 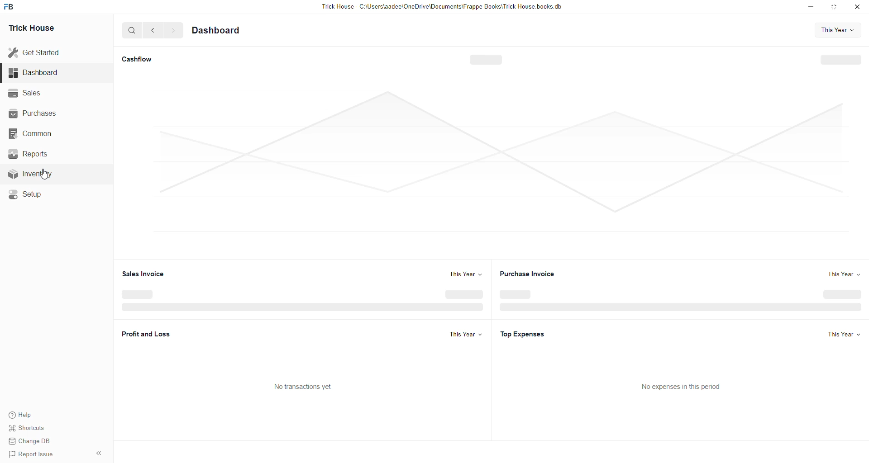 What do you see at coordinates (148, 334) in the screenshot?
I see `Profit and Loss` at bounding box center [148, 334].